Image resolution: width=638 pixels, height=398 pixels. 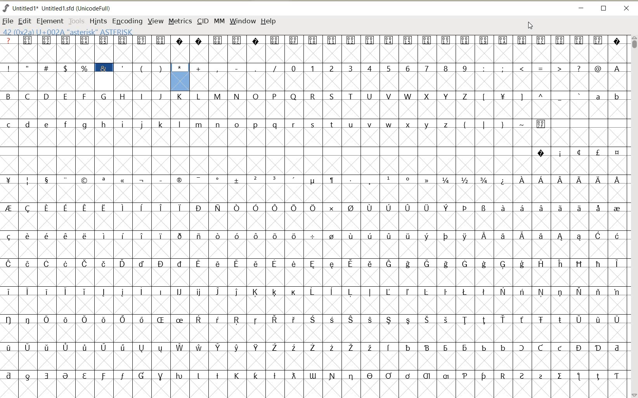 What do you see at coordinates (60, 9) in the screenshot?
I see `FONT NAME` at bounding box center [60, 9].